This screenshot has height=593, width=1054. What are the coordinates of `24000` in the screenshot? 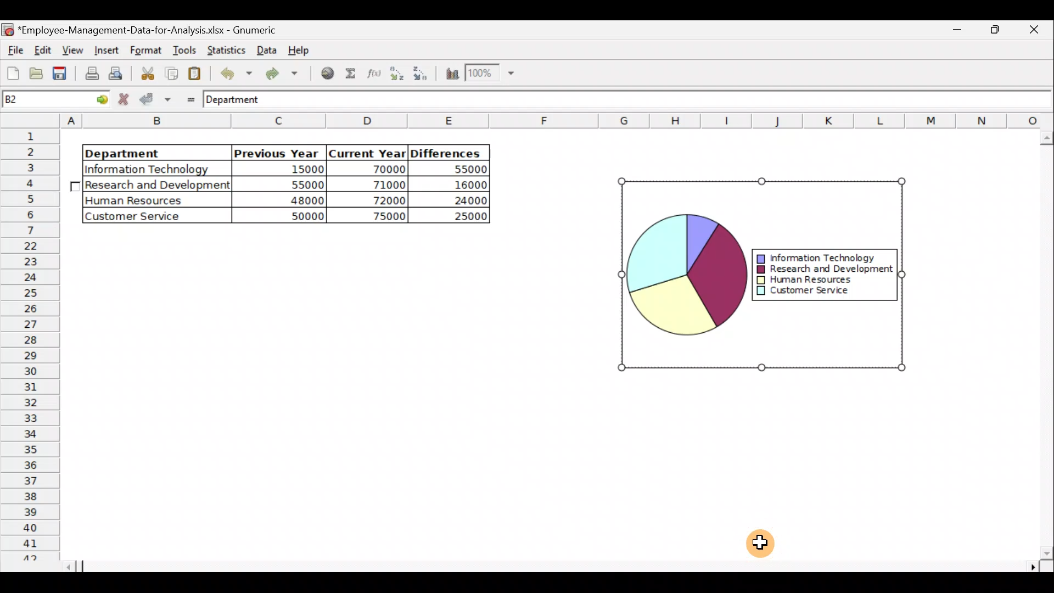 It's located at (458, 199).